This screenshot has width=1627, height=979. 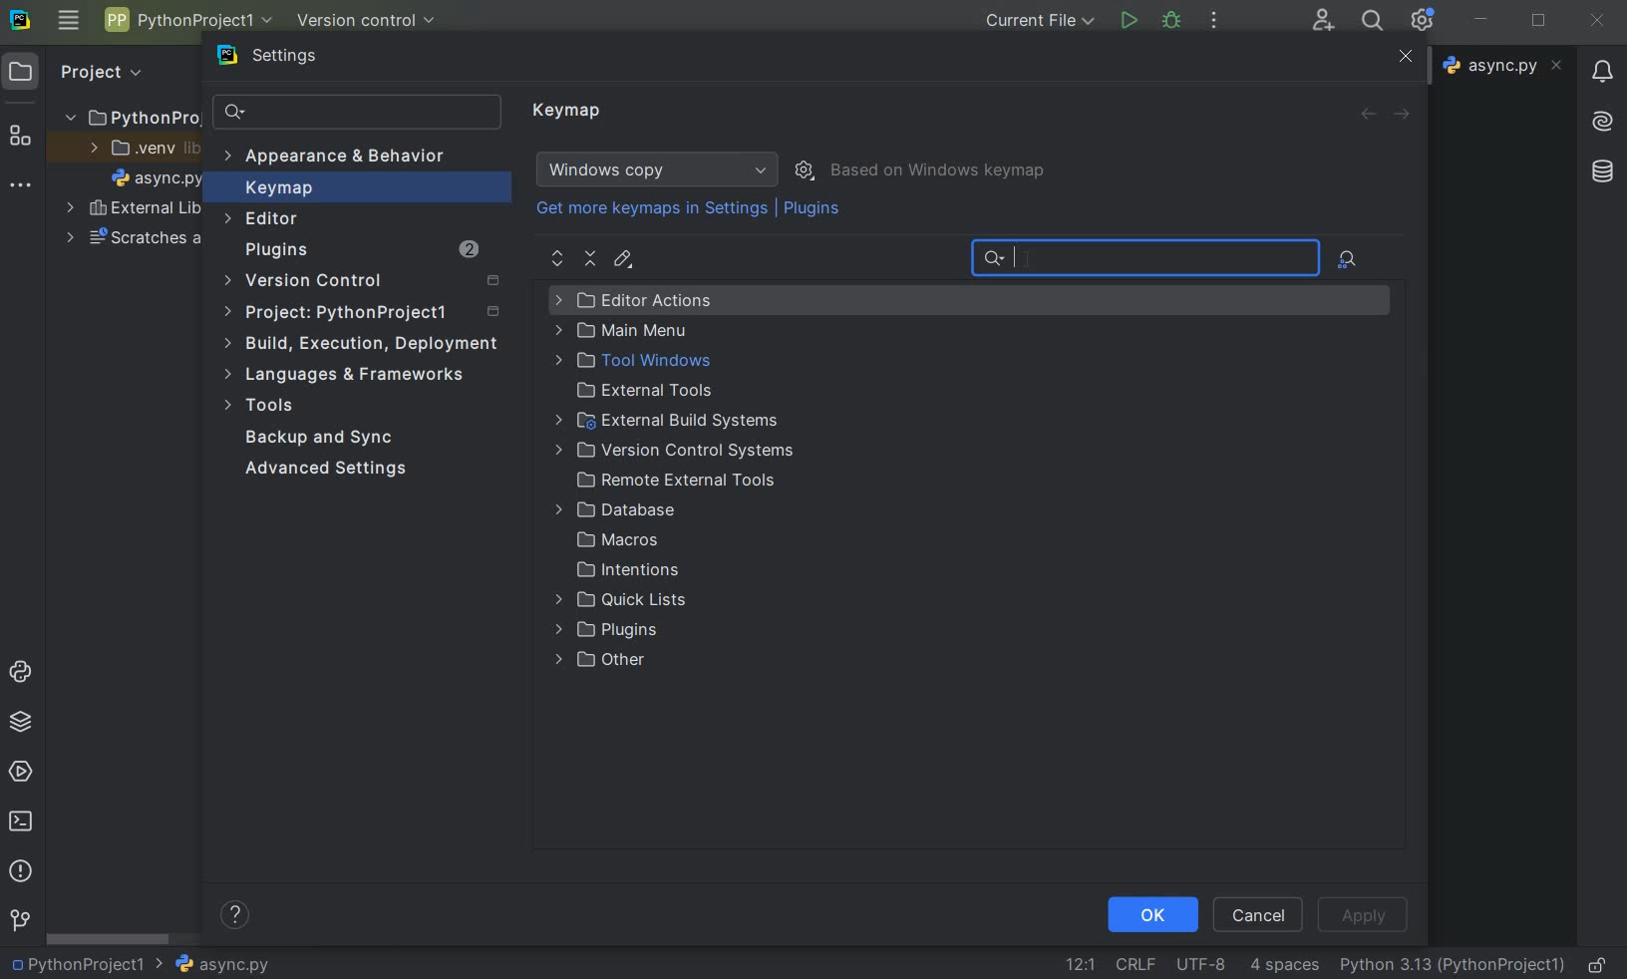 I want to click on tool windows, so click(x=630, y=361).